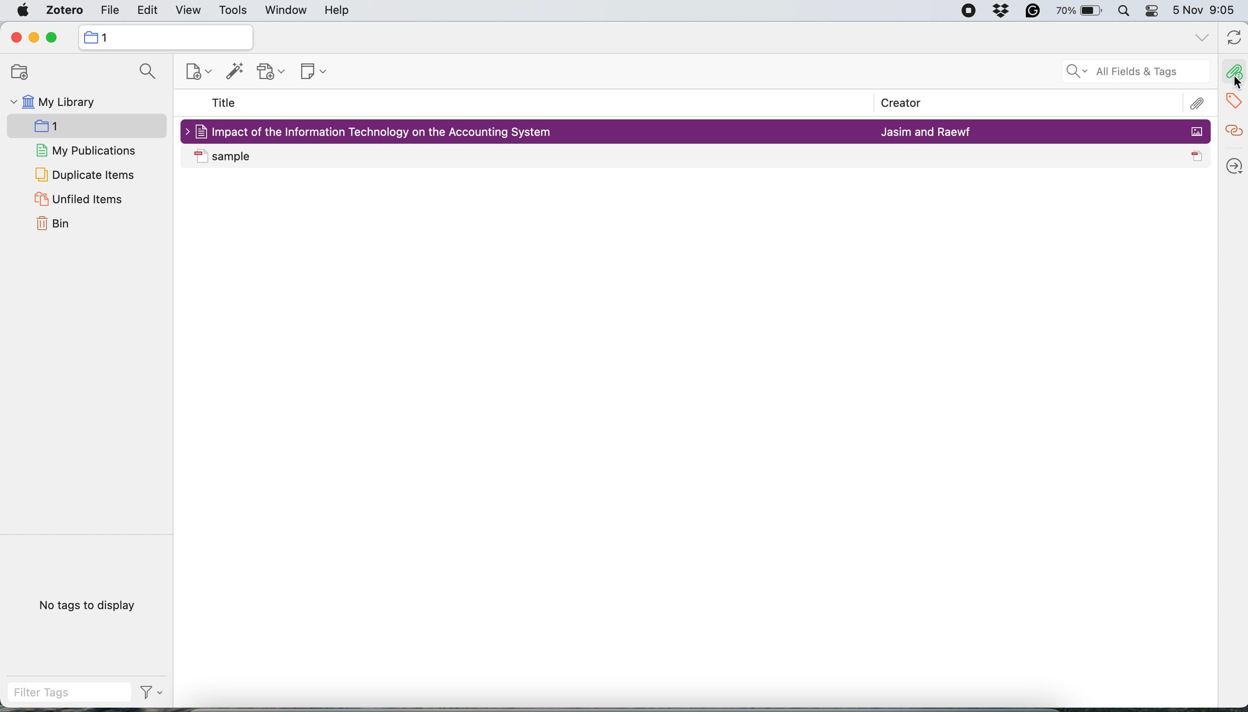 This screenshot has height=712, width=1248. What do you see at coordinates (232, 72) in the screenshot?
I see `add item by identifier` at bounding box center [232, 72].